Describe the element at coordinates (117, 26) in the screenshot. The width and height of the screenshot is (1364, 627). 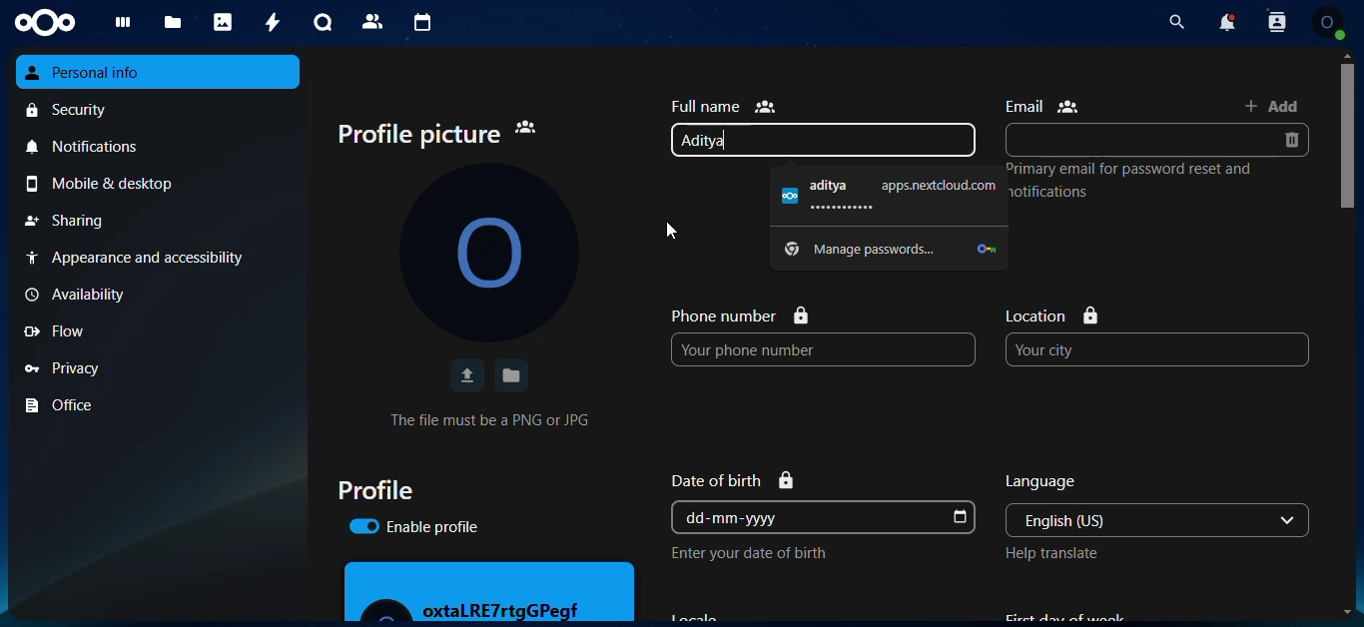
I see `dashboard` at that location.